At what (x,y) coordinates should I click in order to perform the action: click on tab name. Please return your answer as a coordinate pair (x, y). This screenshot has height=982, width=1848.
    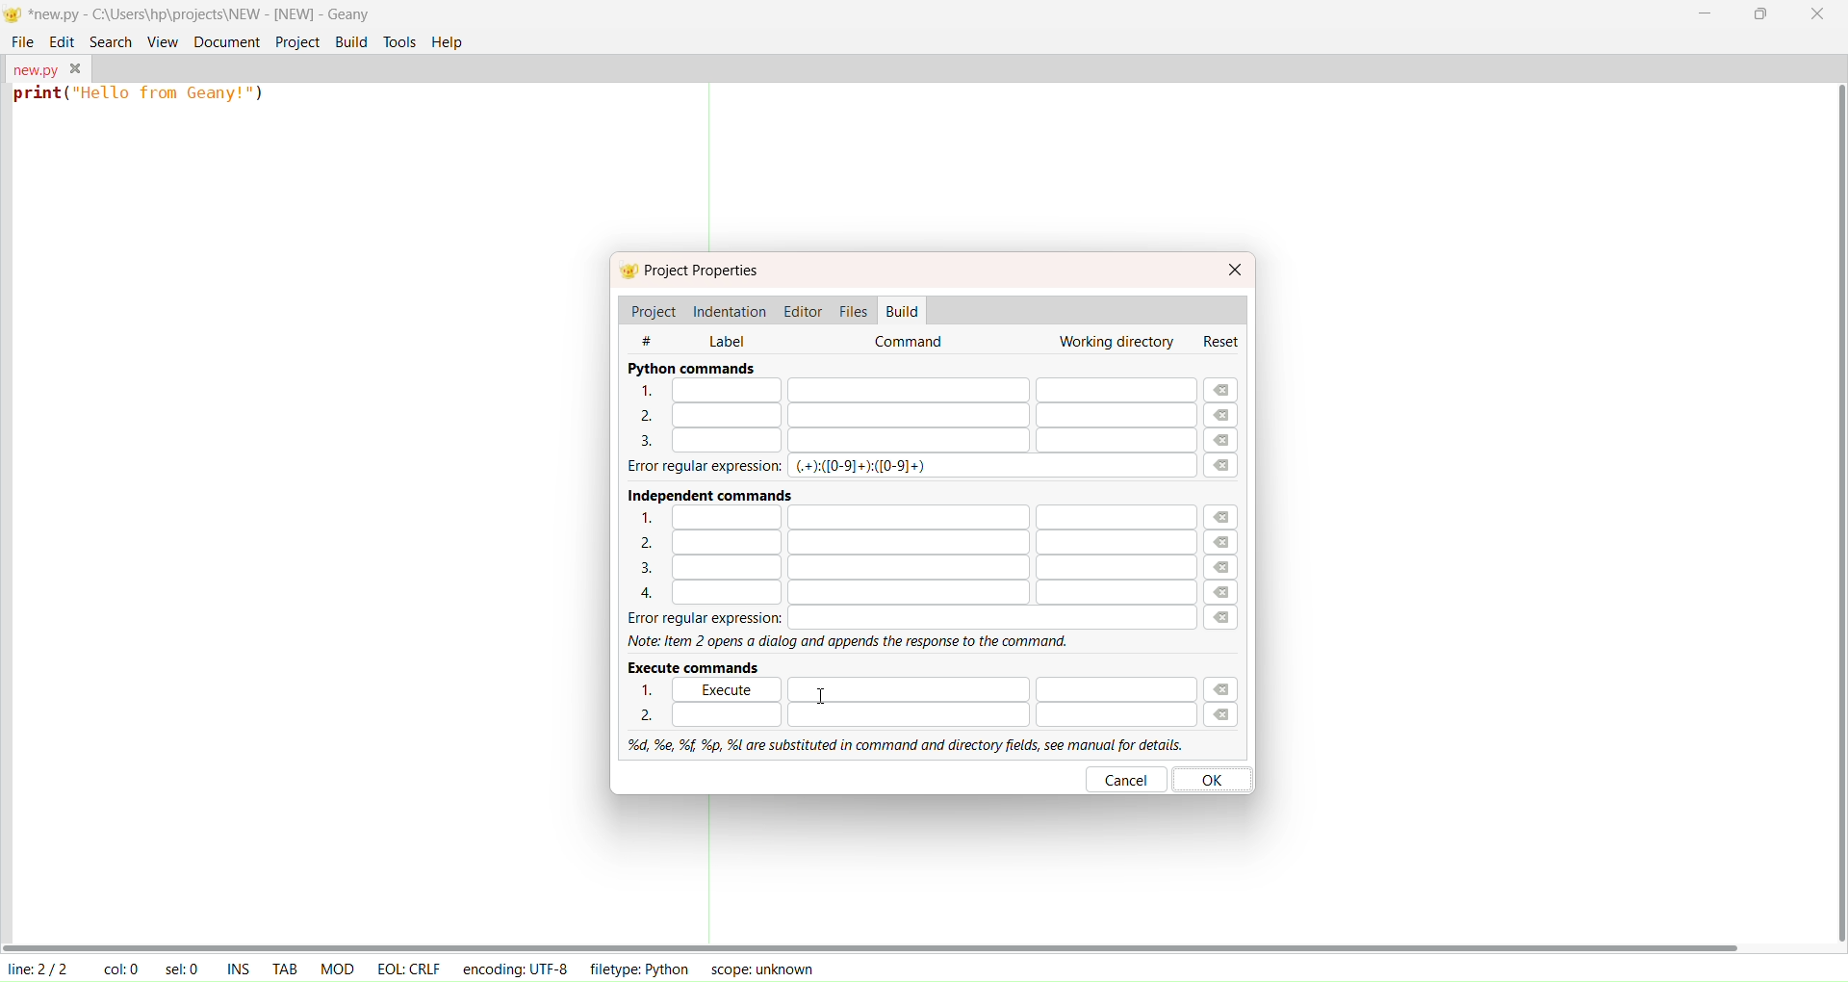
    Looking at the image, I should click on (33, 67).